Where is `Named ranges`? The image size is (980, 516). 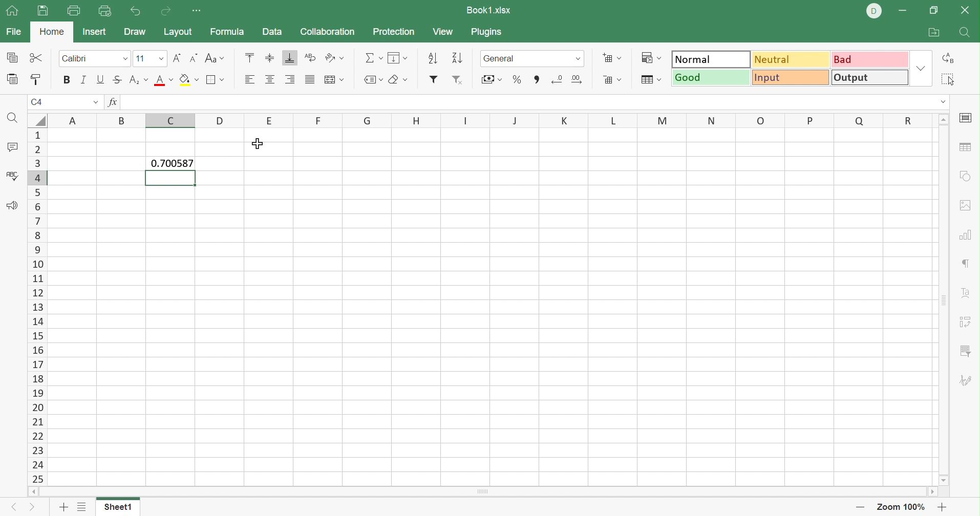 Named ranges is located at coordinates (372, 80).